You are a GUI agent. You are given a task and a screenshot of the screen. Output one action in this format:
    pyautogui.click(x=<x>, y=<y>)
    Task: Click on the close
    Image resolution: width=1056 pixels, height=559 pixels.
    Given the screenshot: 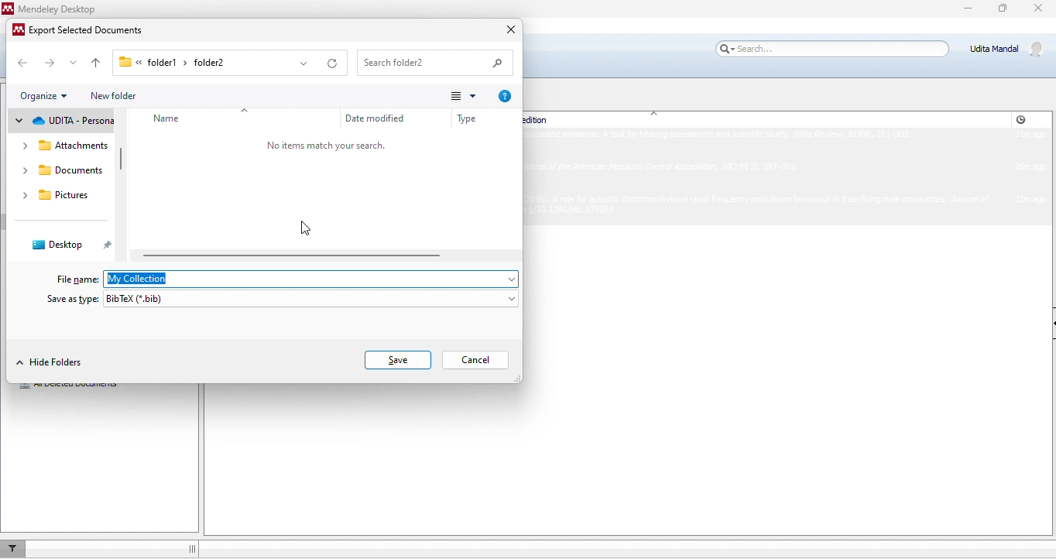 What is the action you would take?
    pyautogui.click(x=504, y=29)
    